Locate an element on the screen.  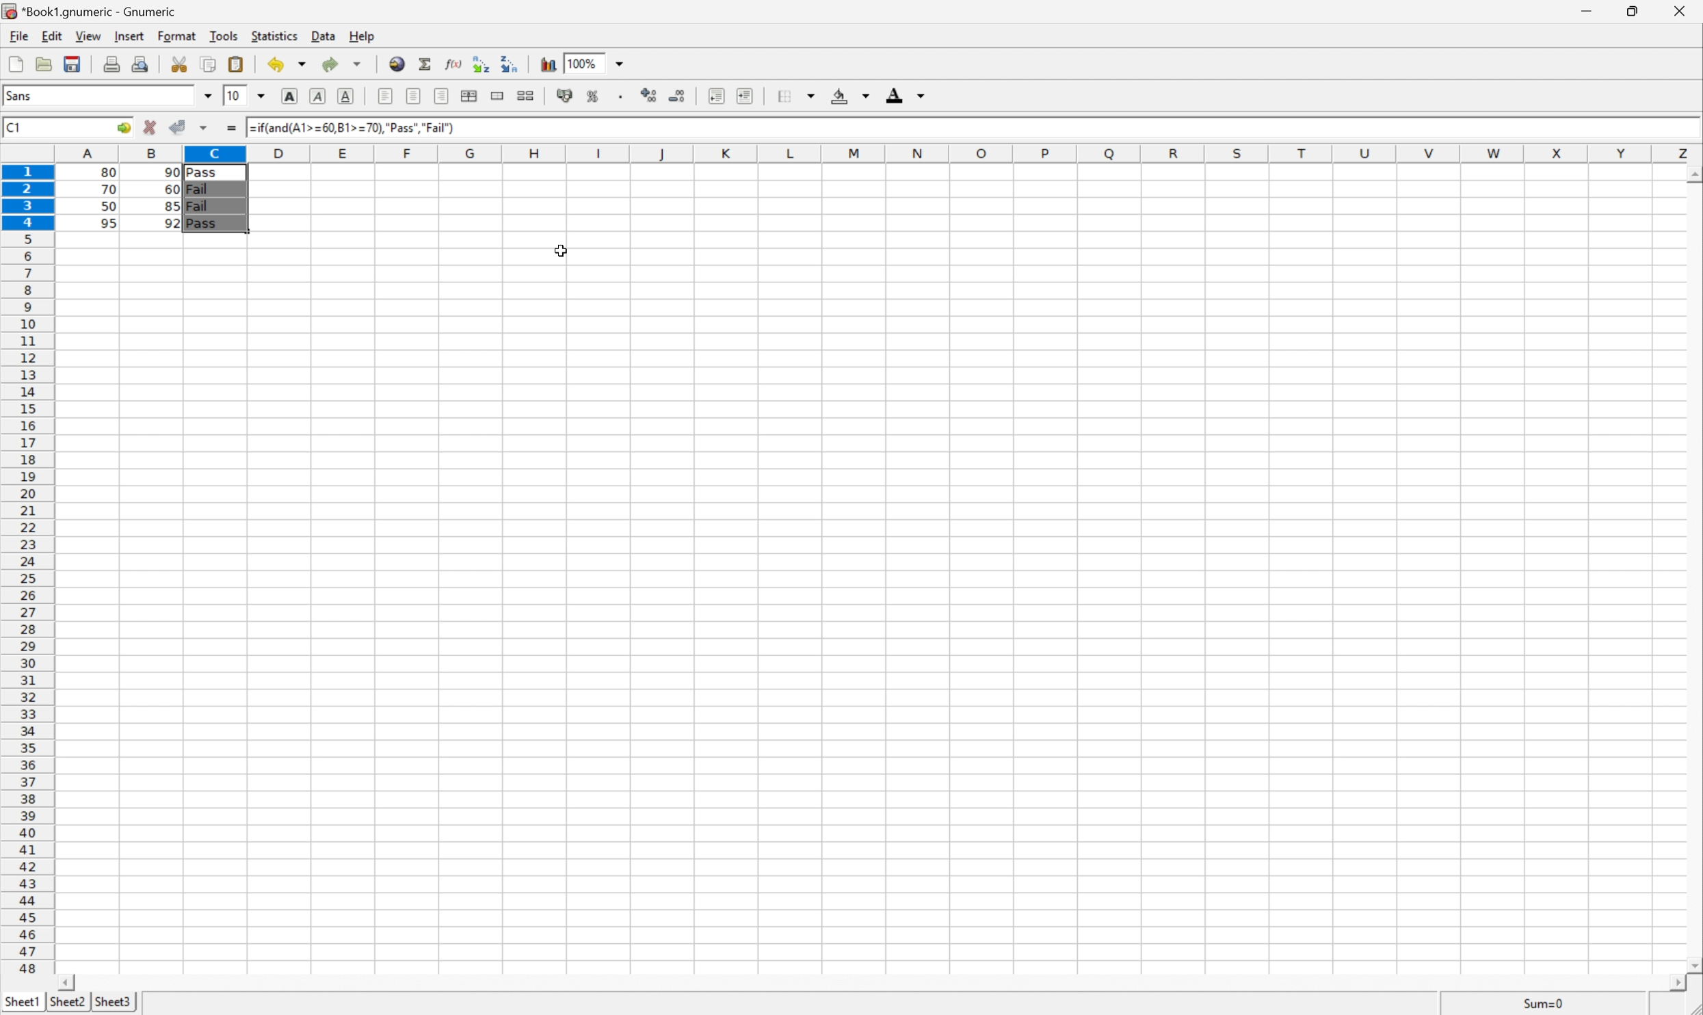
Foreground is located at coordinates (905, 92).